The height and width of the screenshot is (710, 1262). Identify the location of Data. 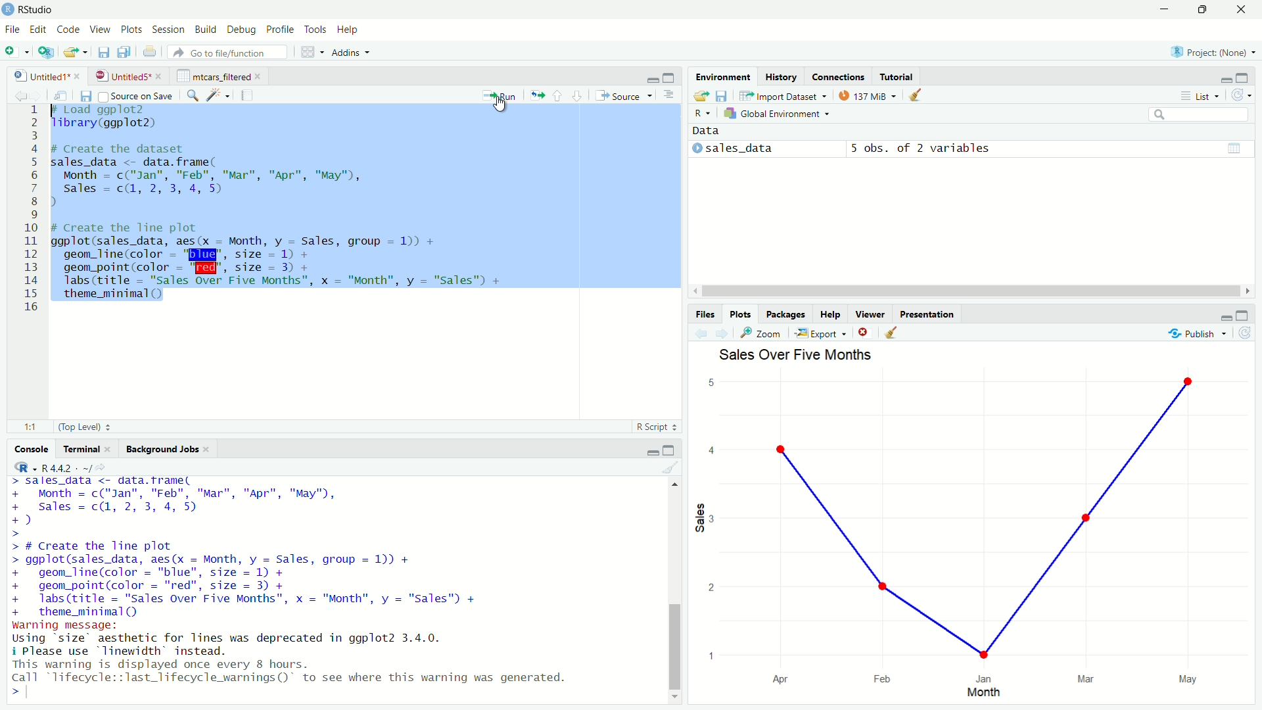
(705, 131).